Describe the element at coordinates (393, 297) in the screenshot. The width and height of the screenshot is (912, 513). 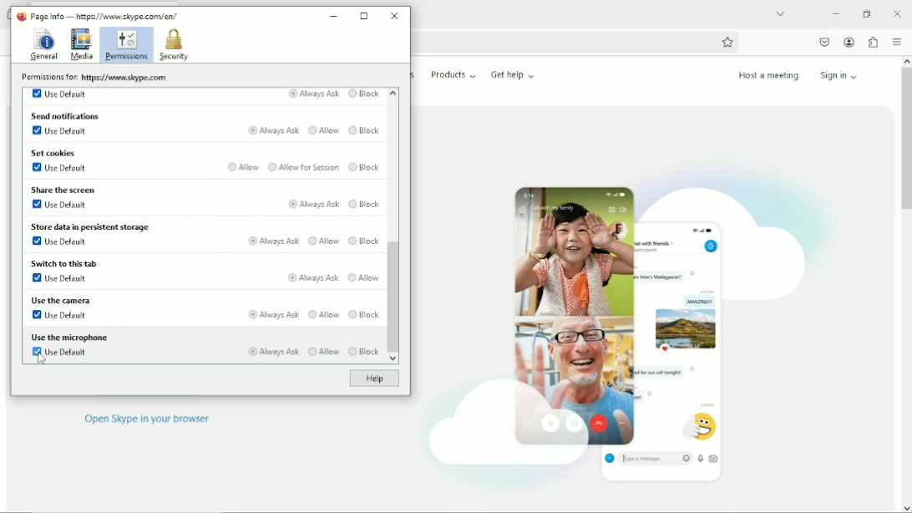
I see `Vertical scrollbar` at that location.